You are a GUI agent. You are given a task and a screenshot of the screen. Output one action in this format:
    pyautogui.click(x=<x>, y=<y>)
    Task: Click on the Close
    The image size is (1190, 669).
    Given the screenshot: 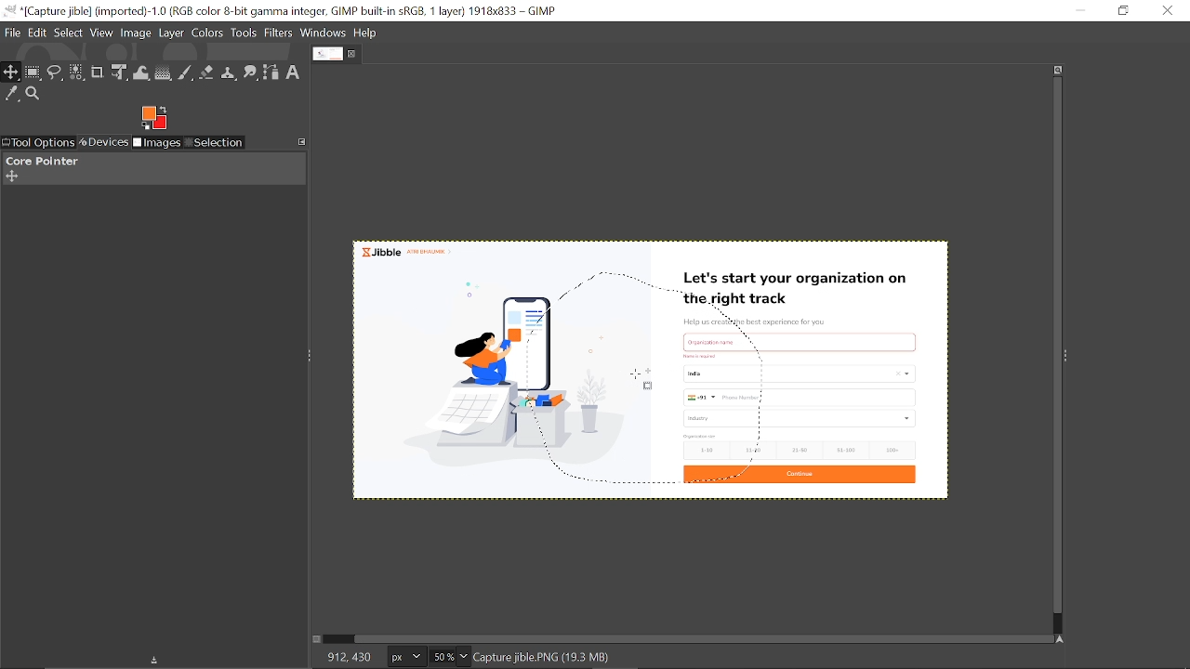 What is the action you would take?
    pyautogui.click(x=1169, y=10)
    